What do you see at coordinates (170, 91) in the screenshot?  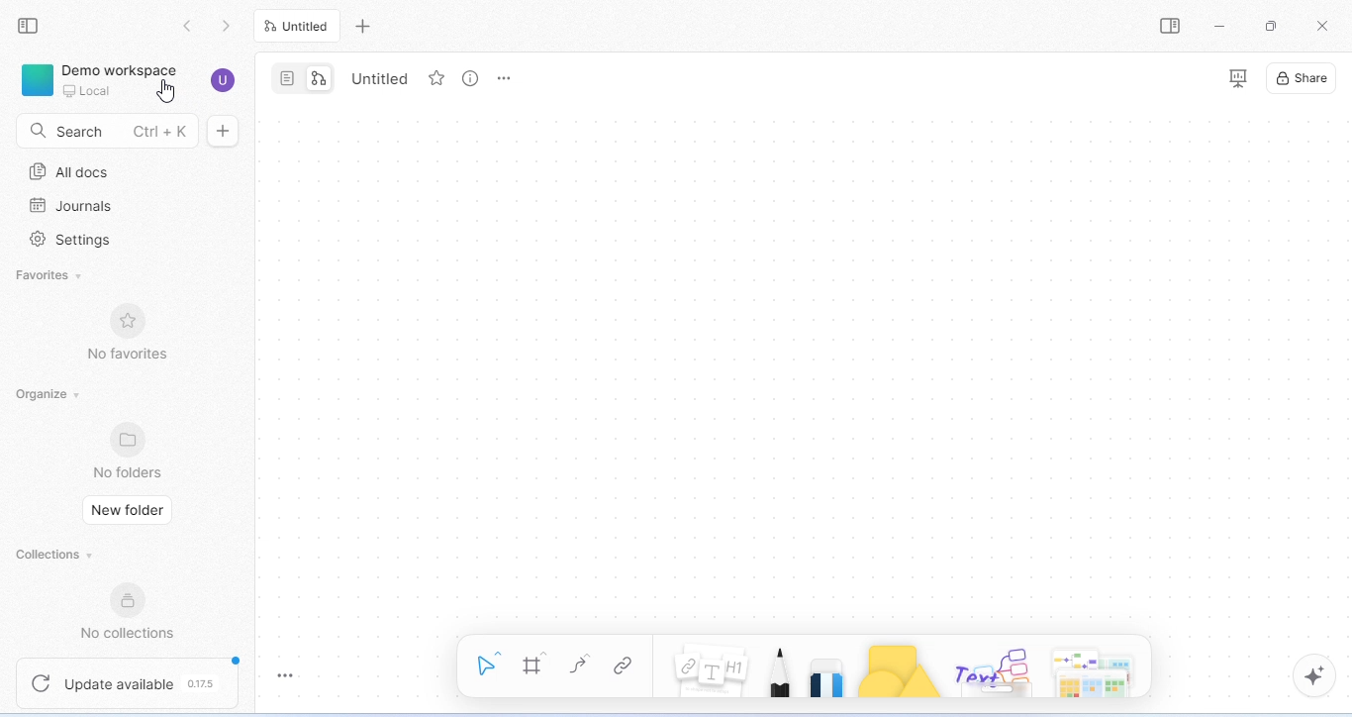 I see `cursor` at bounding box center [170, 91].